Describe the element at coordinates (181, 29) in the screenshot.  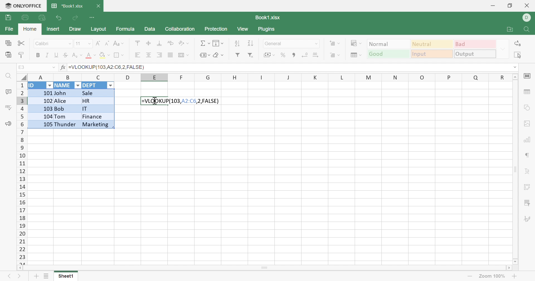
I see `Collaboration` at that location.